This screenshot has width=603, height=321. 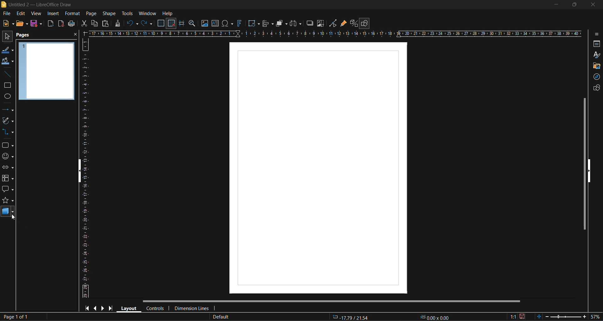 What do you see at coordinates (584, 317) in the screenshot?
I see `zoom in` at bounding box center [584, 317].